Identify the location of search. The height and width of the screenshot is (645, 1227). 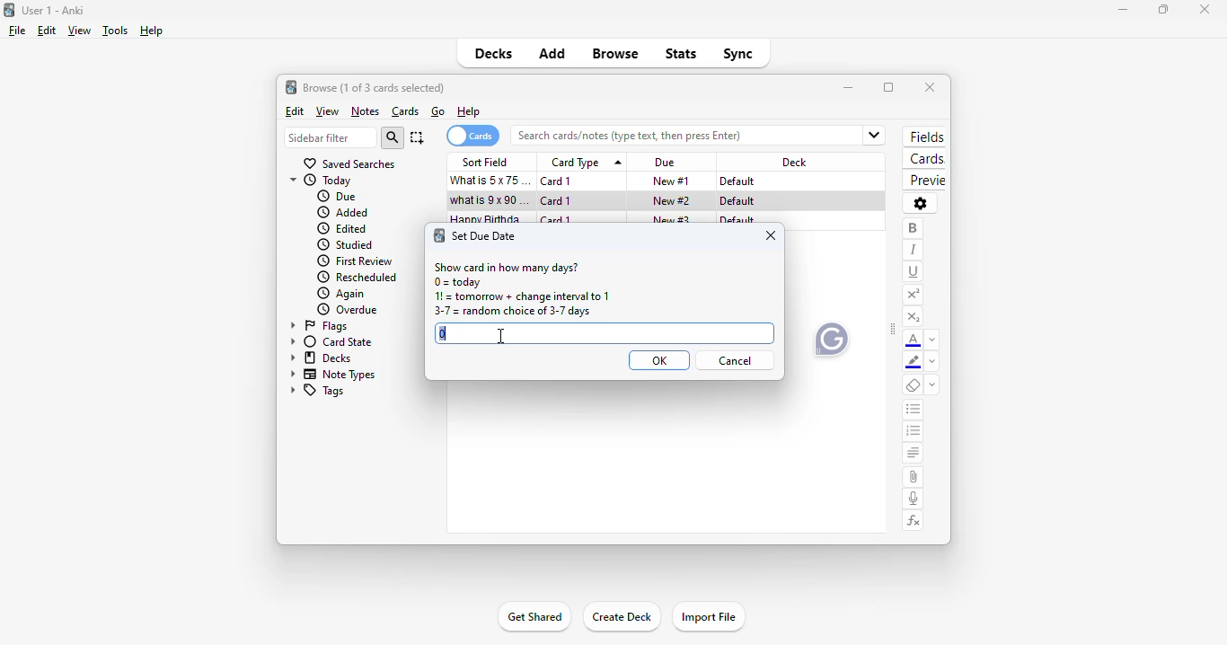
(393, 137).